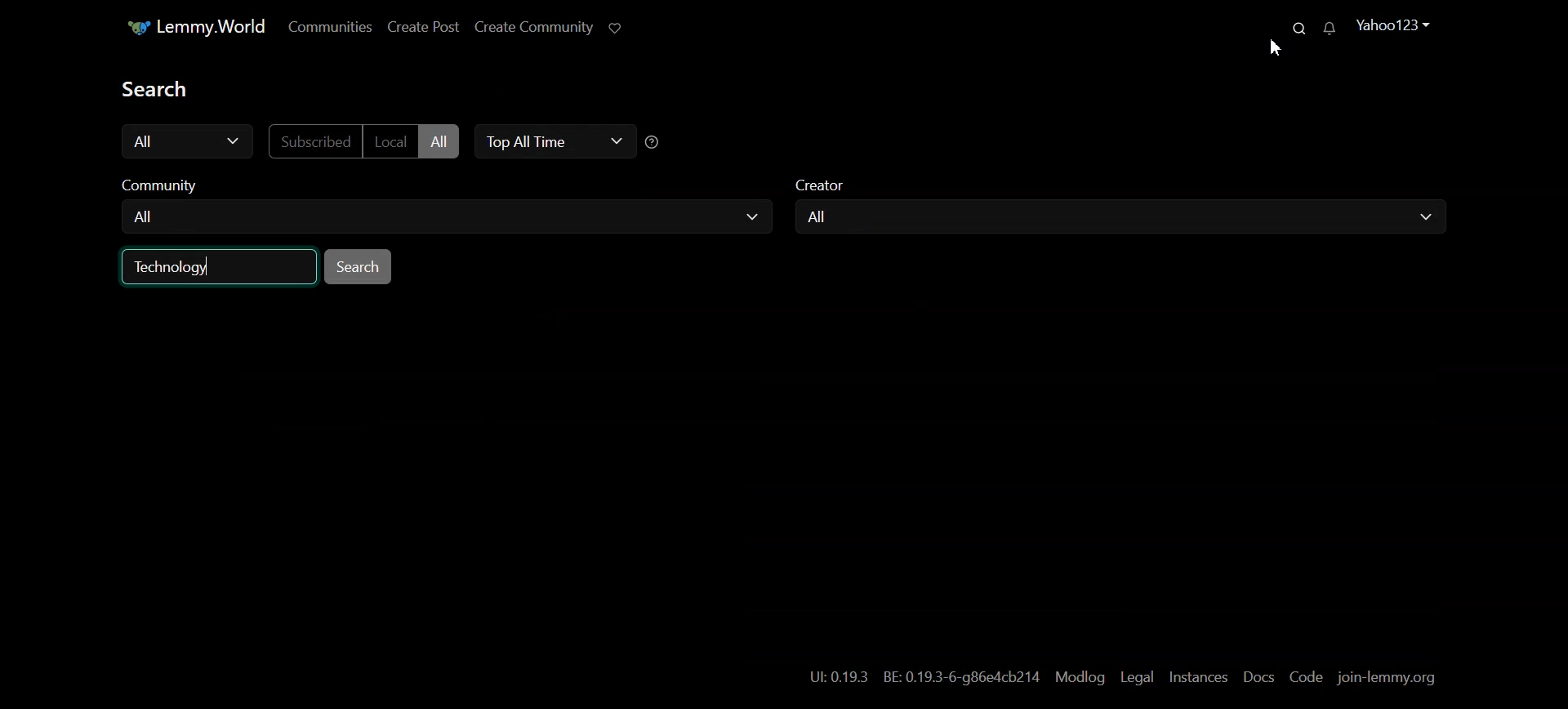  What do you see at coordinates (185, 141) in the screenshot?
I see `All` at bounding box center [185, 141].